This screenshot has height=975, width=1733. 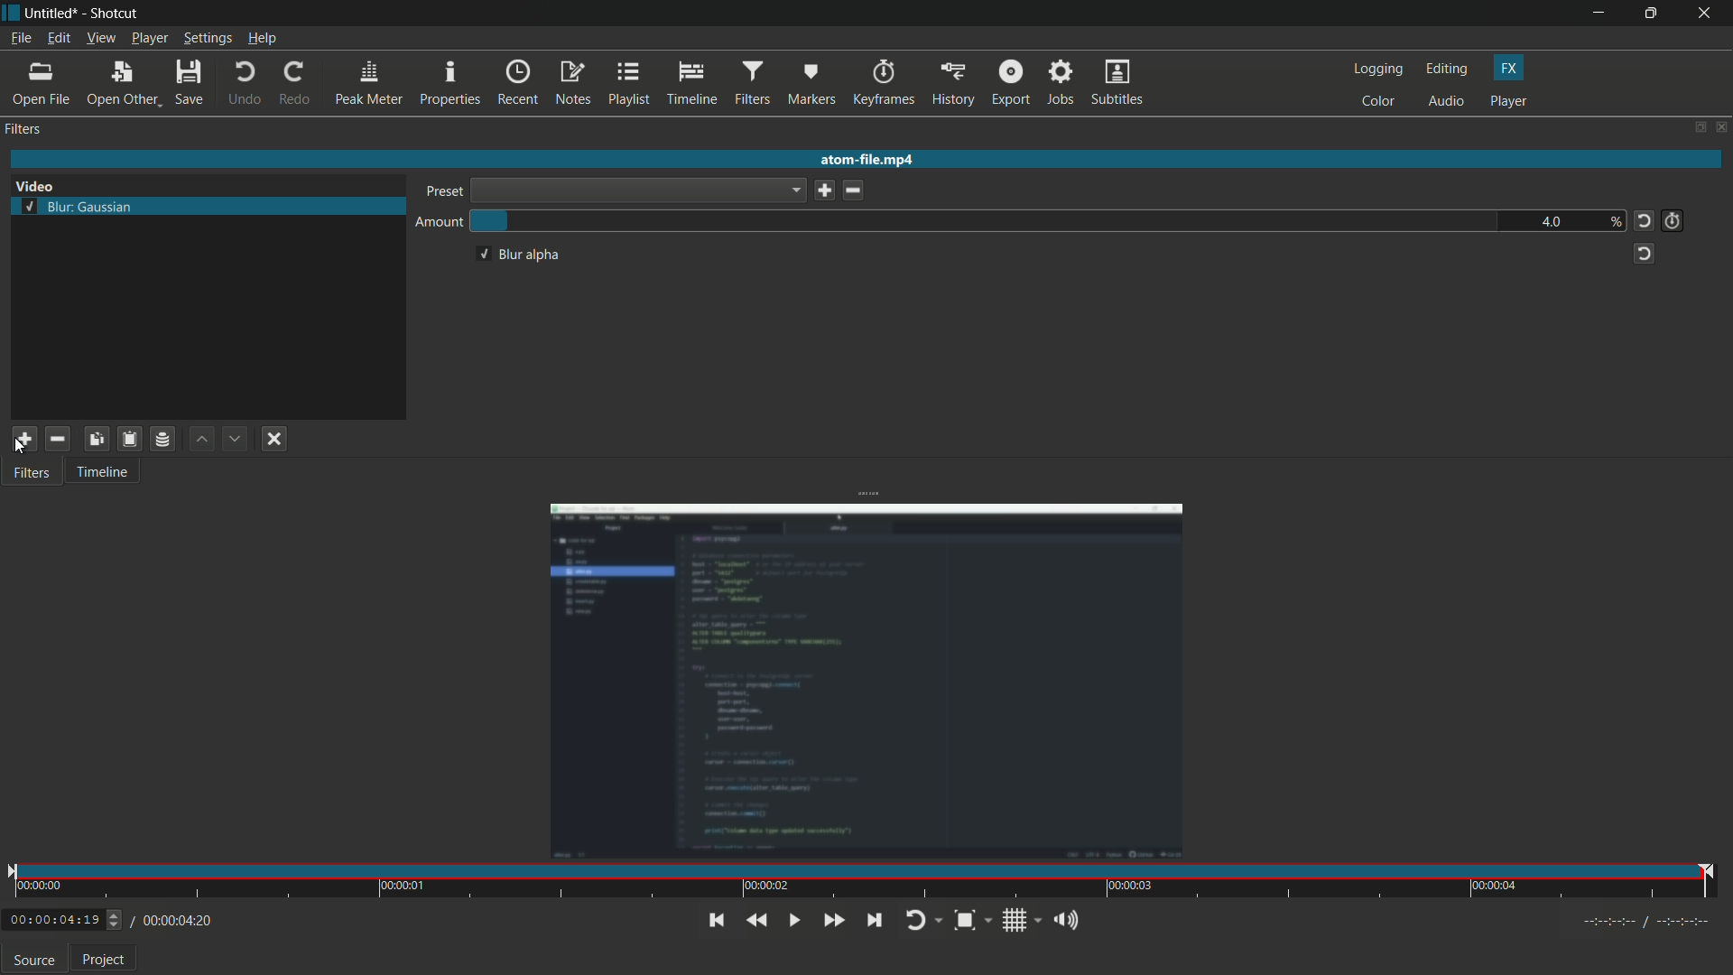 What do you see at coordinates (58, 438) in the screenshot?
I see `remove selected filter` at bounding box center [58, 438].